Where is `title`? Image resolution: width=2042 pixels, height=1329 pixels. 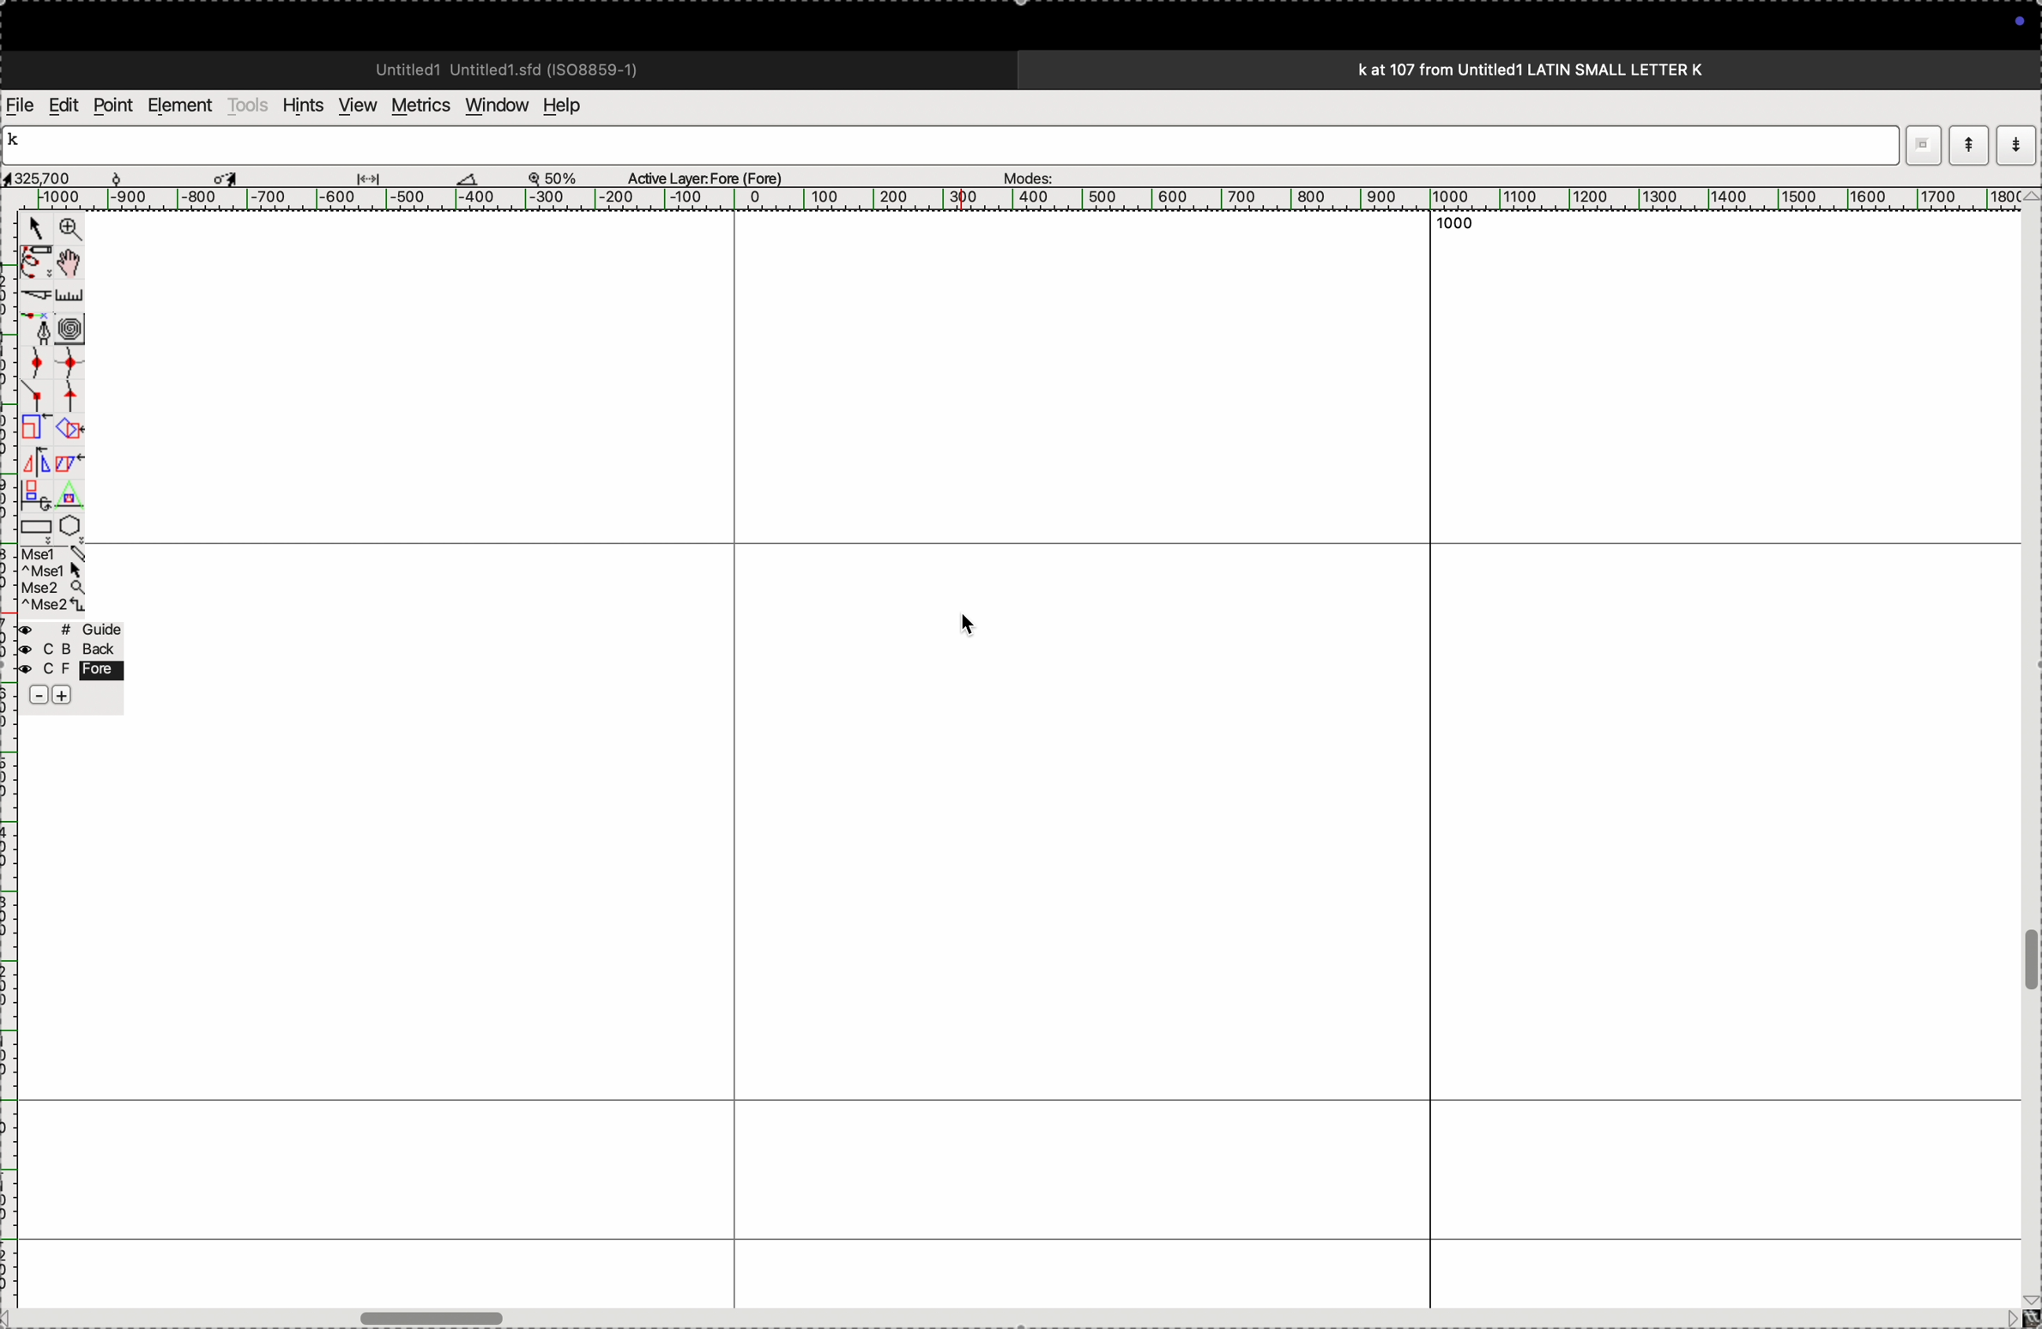 title is located at coordinates (1577, 69).